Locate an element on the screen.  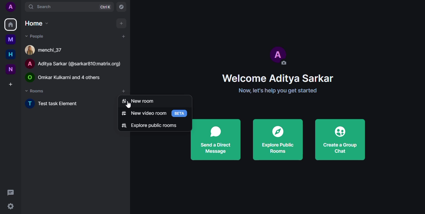
© Omar Kulkarni and 4 others is located at coordinates (68, 77).